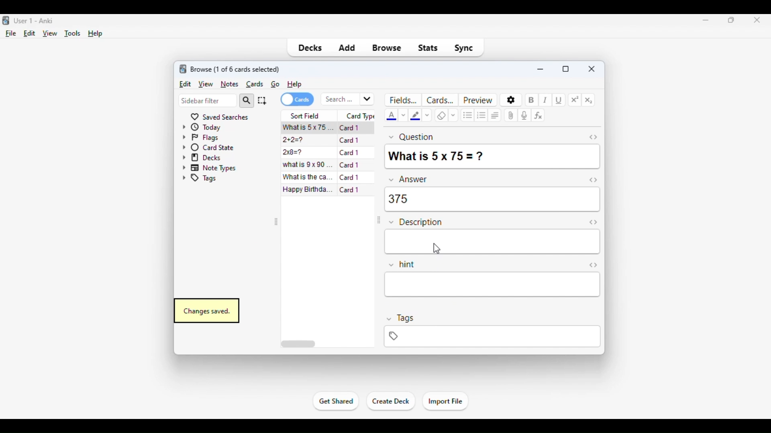 The height and width of the screenshot is (433, 771). Describe the element at coordinates (337, 401) in the screenshot. I see `get shared` at that location.